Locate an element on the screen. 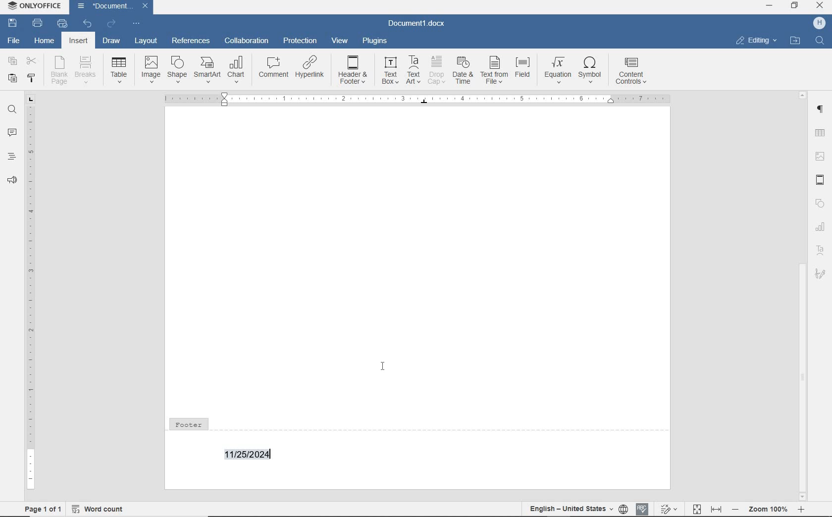  find is located at coordinates (11, 110).